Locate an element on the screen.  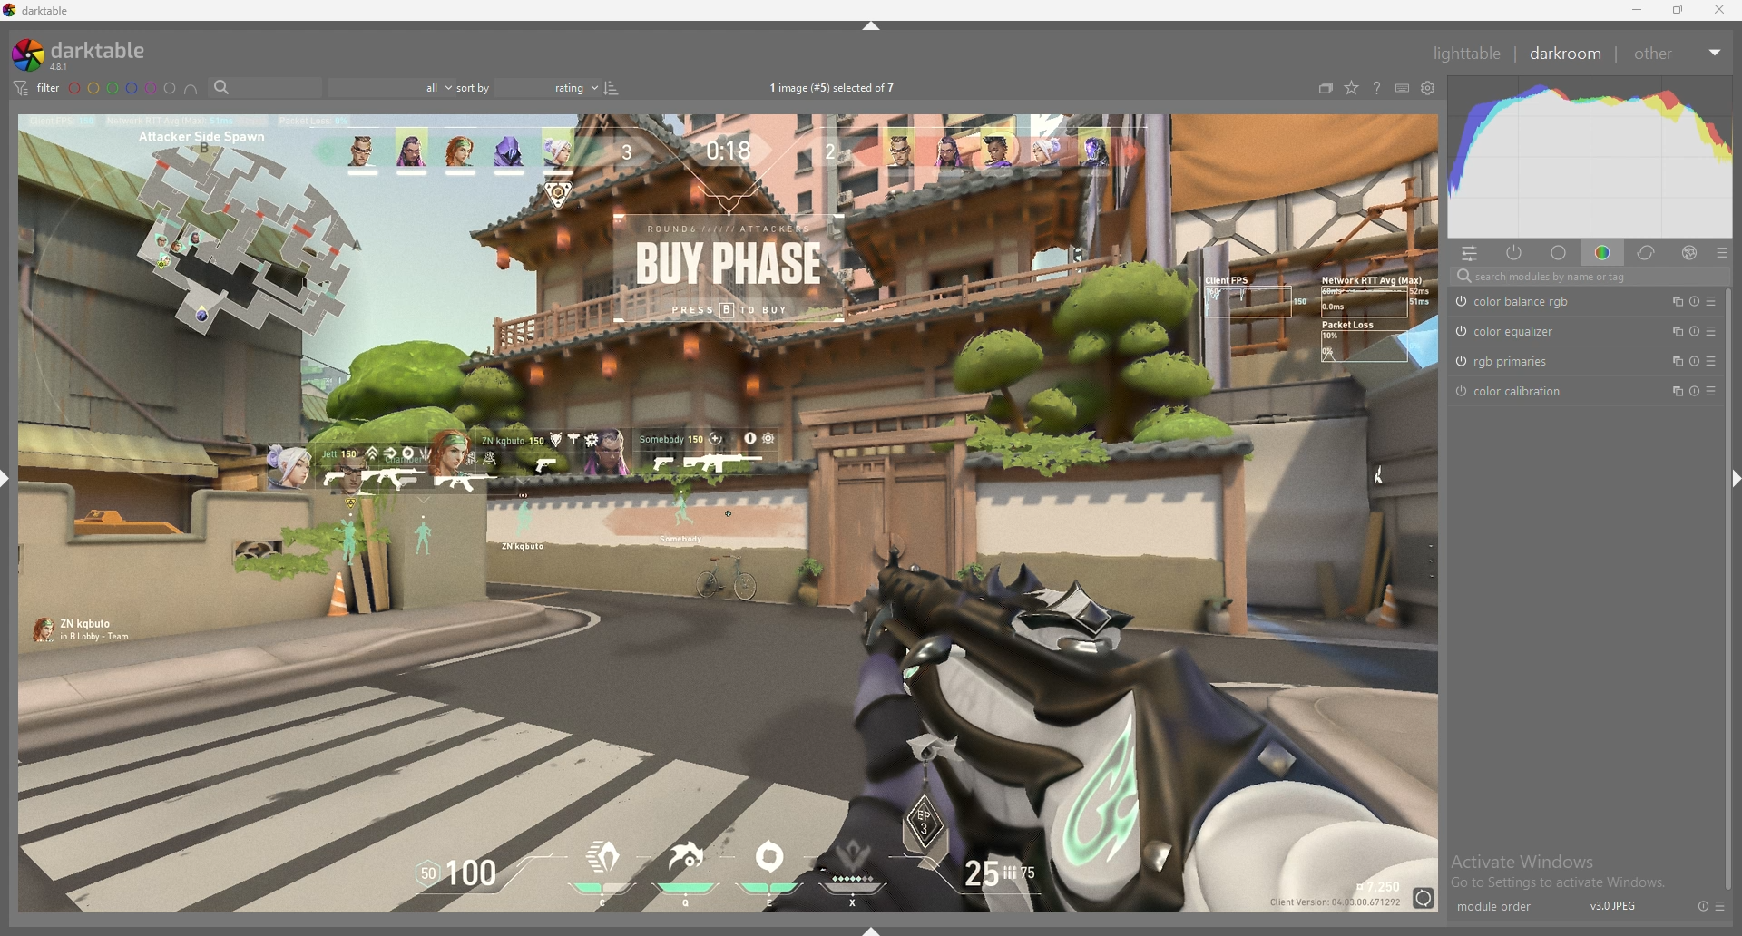
filter is located at coordinates (34, 87).